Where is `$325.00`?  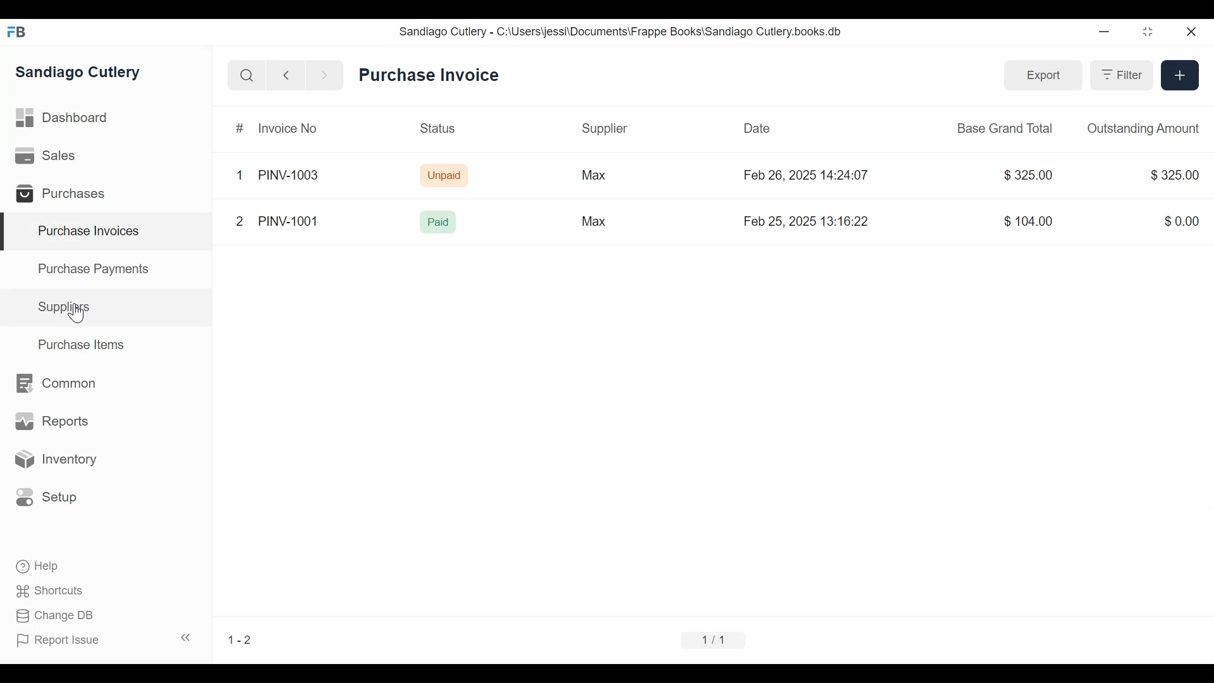
$325.00 is located at coordinates (1171, 175).